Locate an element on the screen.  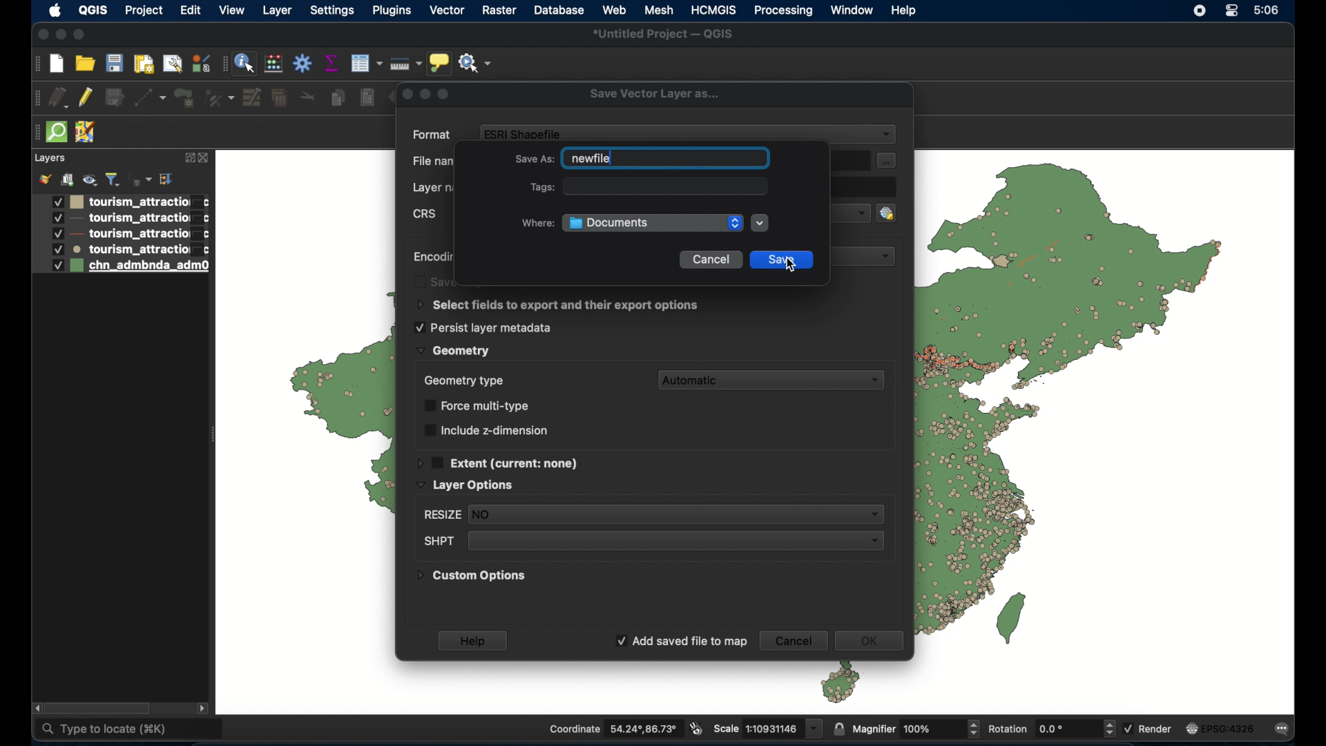
automatic dropdown is located at coordinates (775, 380).